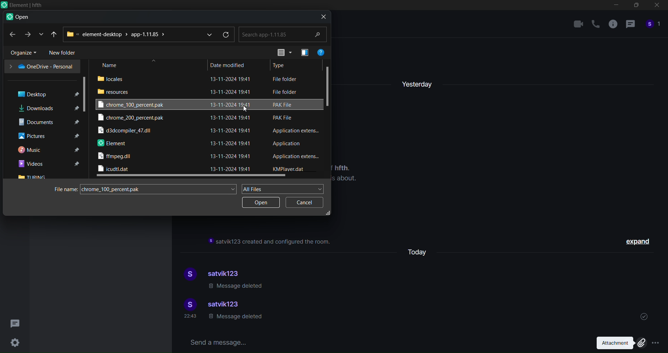 Image resolution: width=668 pixels, height=353 pixels. I want to click on people, so click(653, 26).